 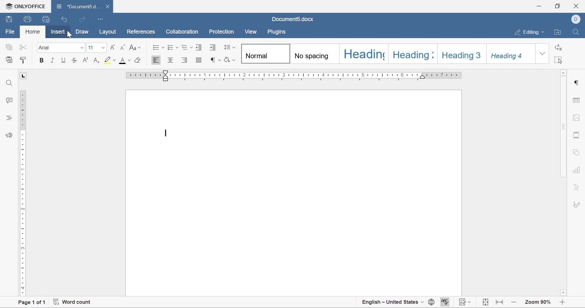 I want to click on layout, so click(x=108, y=32).